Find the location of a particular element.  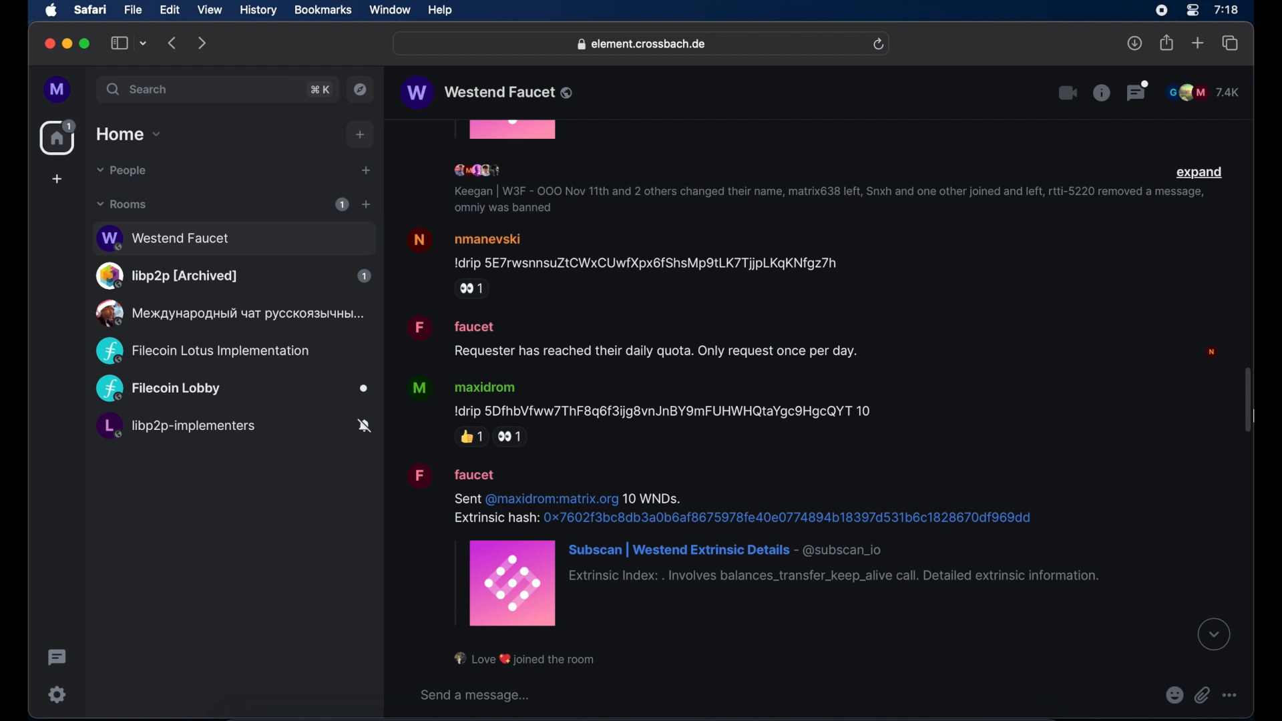

history is located at coordinates (258, 11).